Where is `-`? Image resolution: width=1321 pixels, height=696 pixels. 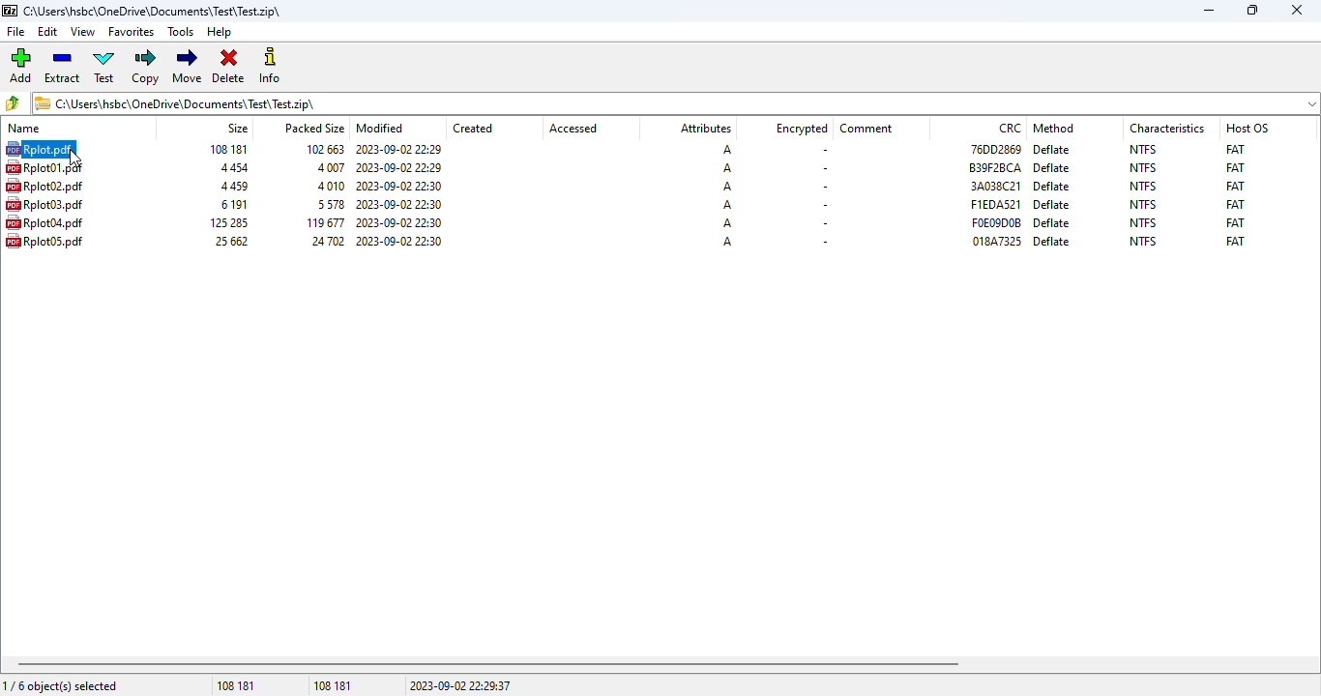
- is located at coordinates (822, 206).